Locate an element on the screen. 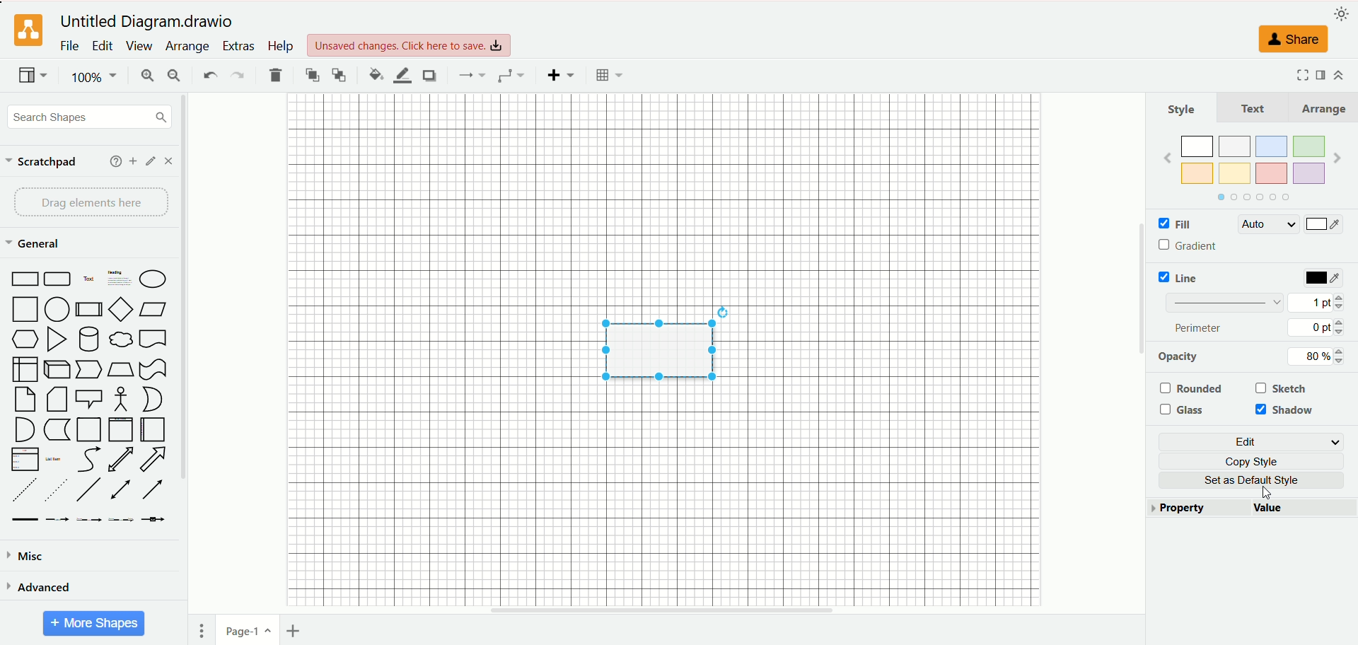  cursor at set as default style is located at coordinates (1272, 492).